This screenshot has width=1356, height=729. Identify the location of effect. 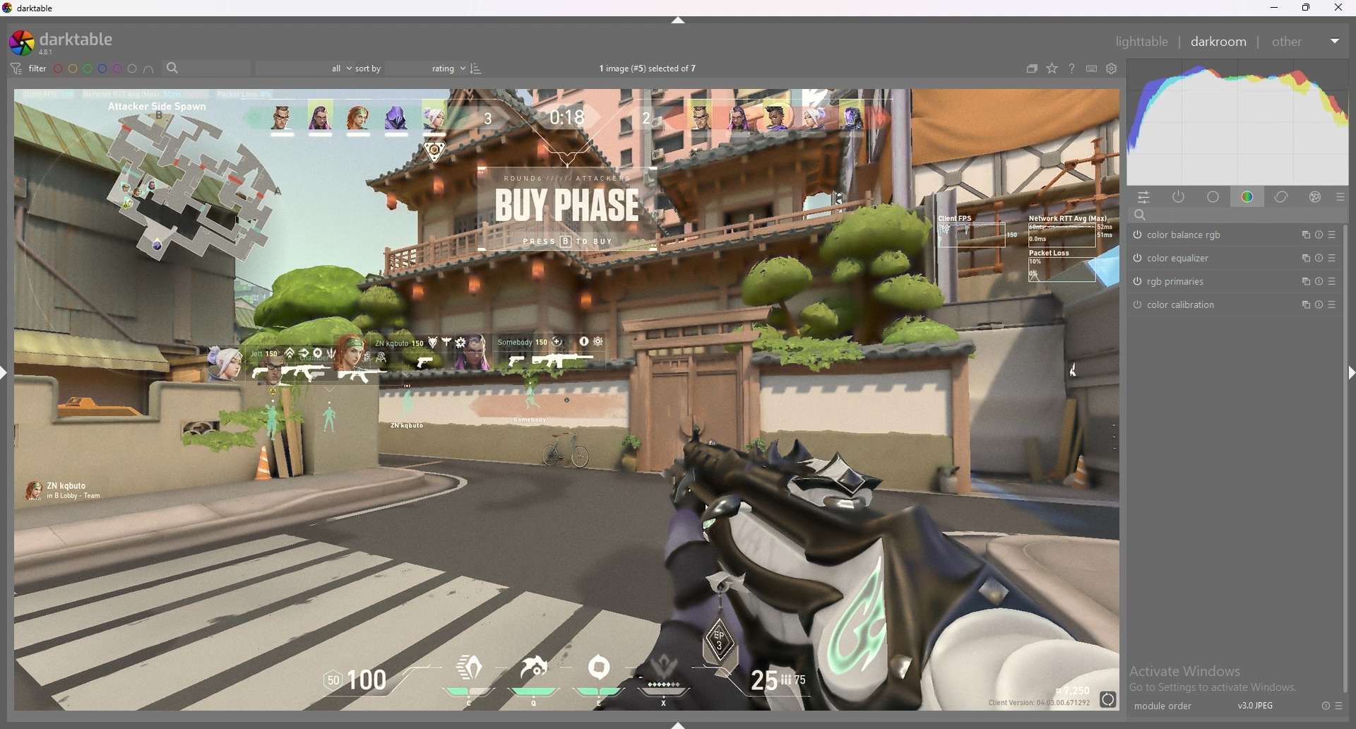
(1315, 197).